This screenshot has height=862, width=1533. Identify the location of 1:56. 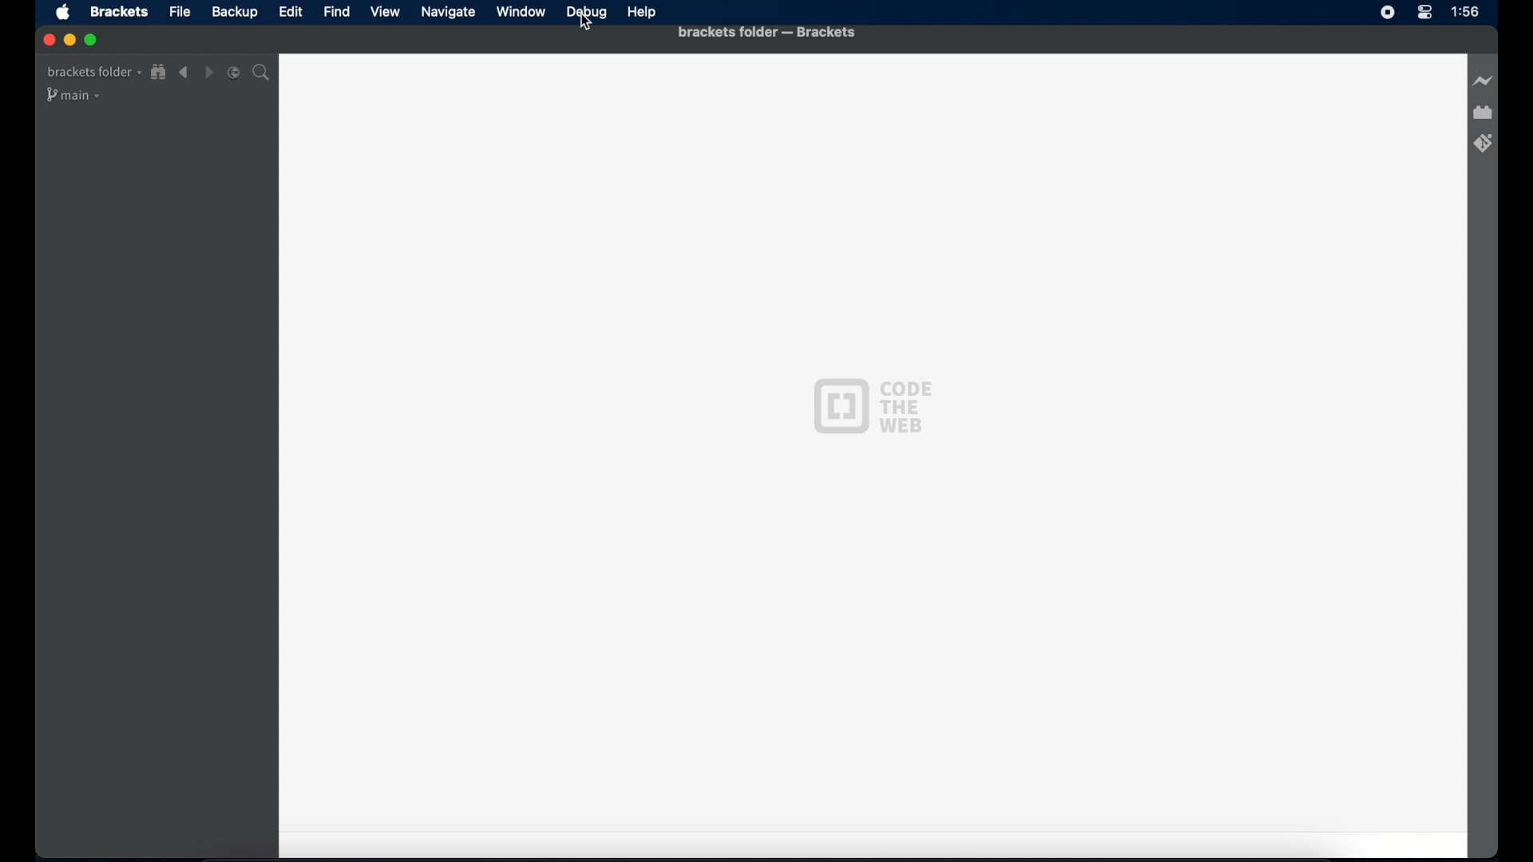
(1465, 12).